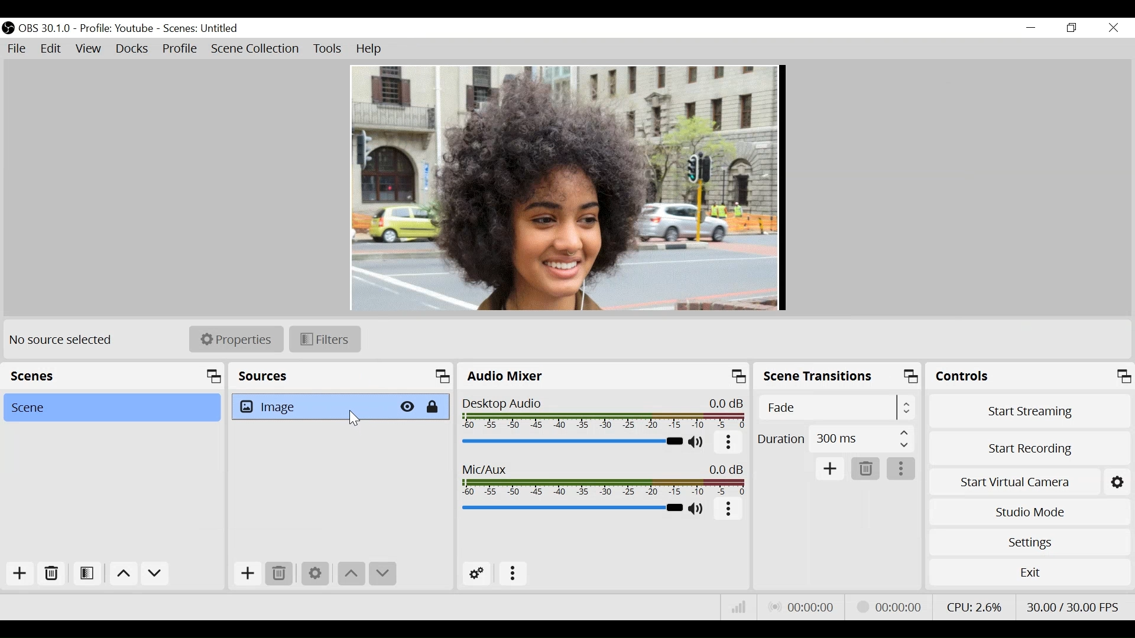 The image size is (1135, 638). Describe the element at coordinates (602, 376) in the screenshot. I see `Audio Mixer` at that location.